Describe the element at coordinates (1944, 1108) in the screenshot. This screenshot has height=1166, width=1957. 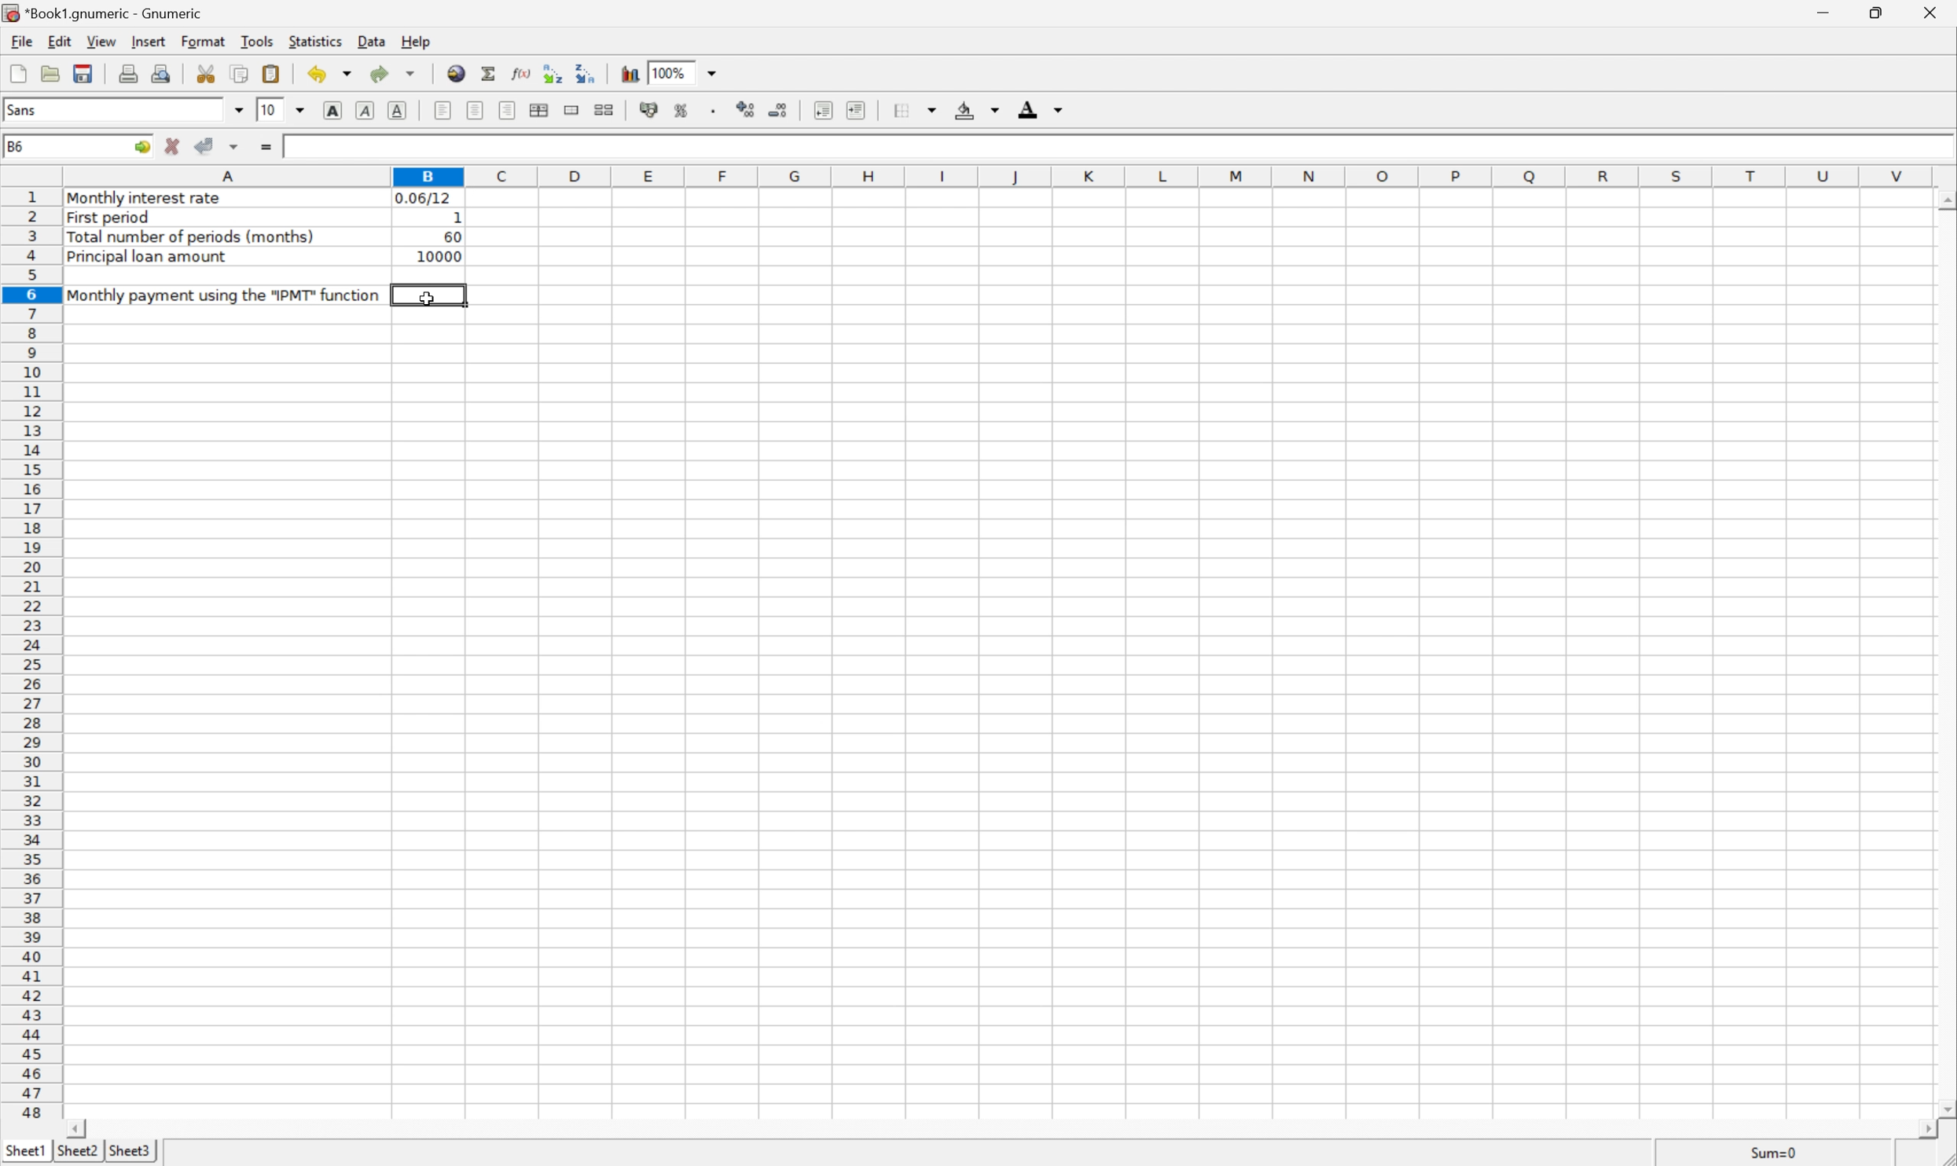
I see `Scroll Down` at that location.